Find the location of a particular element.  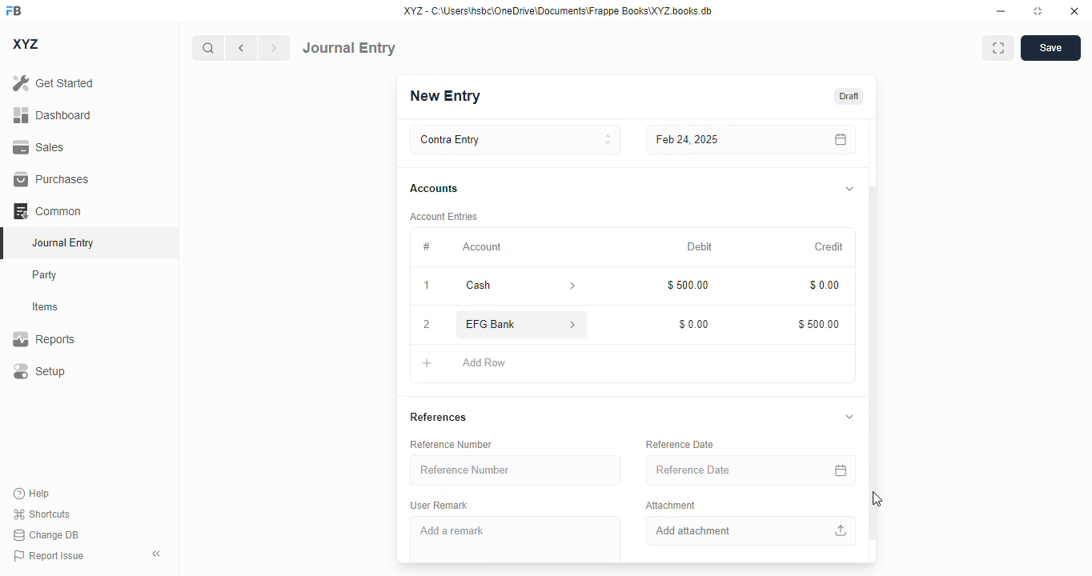

account is located at coordinates (482, 247).